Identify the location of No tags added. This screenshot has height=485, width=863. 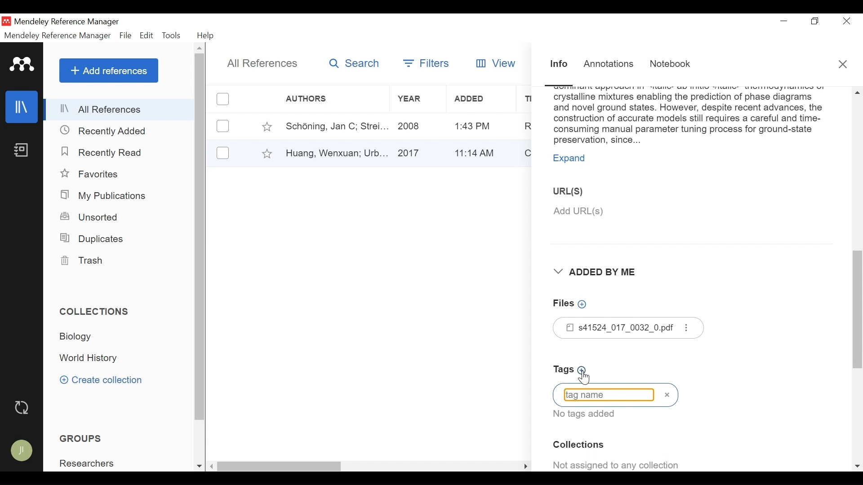
(589, 414).